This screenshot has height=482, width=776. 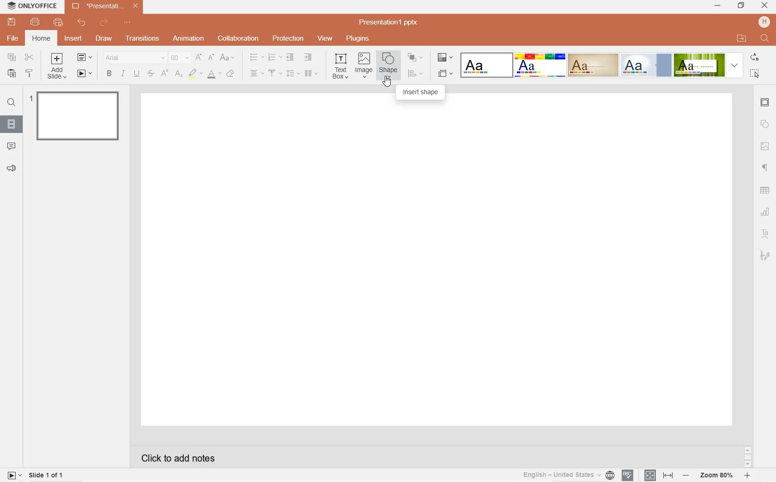 I want to click on table settings, so click(x=766, y=191).